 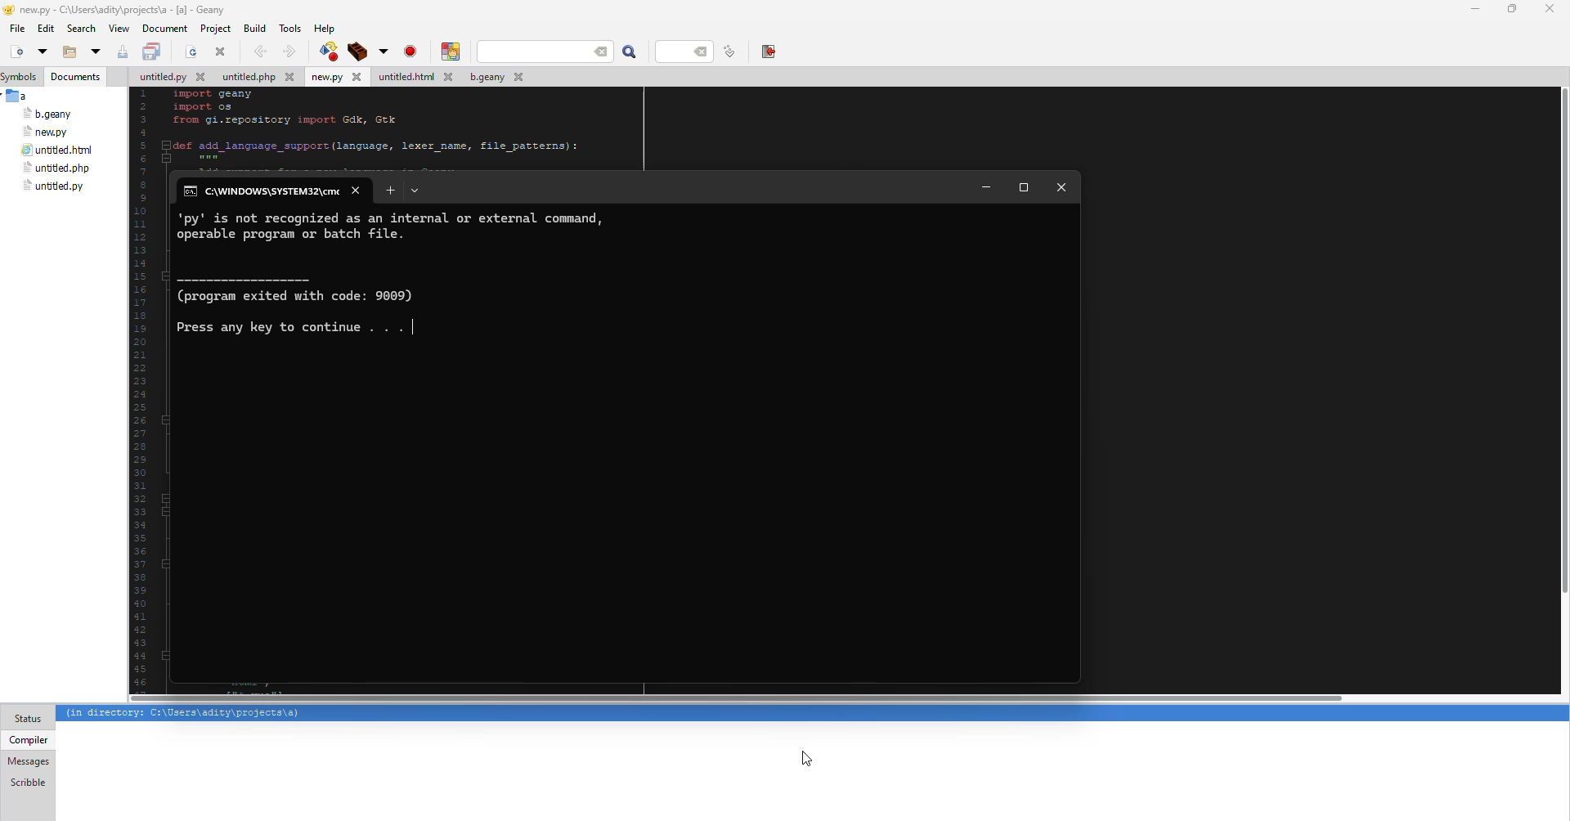 I want to click on file, so click(x=168, y=77).